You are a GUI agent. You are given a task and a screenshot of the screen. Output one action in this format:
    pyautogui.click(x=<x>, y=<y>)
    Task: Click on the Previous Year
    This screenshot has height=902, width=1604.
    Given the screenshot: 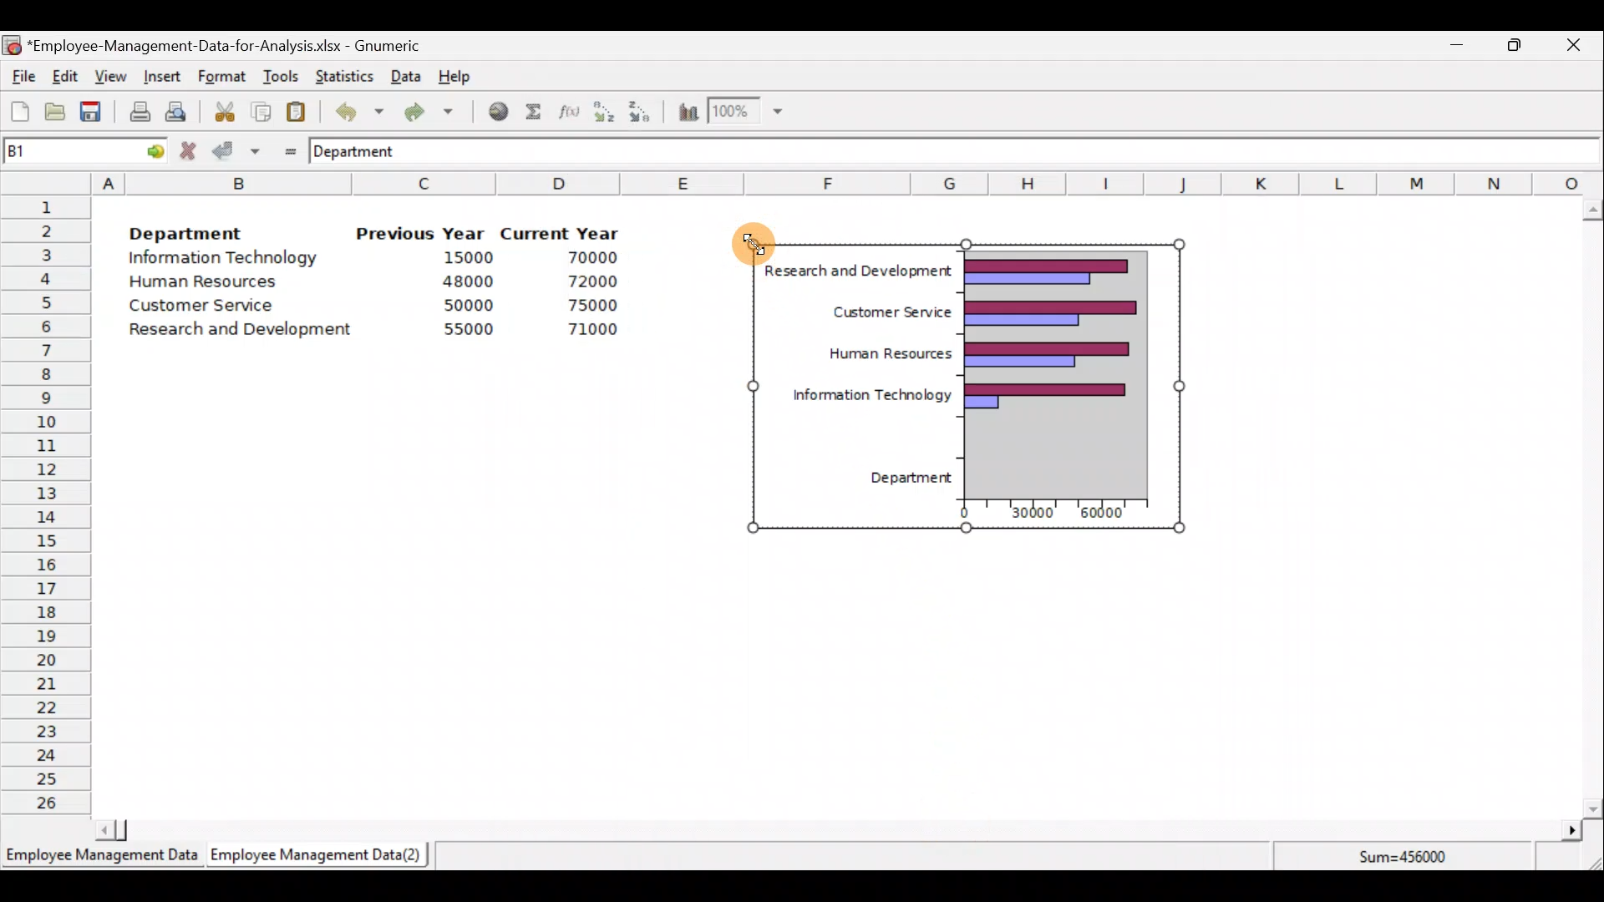 What is the action you would take?
    pyautogui.click(x=421, y=234)
    